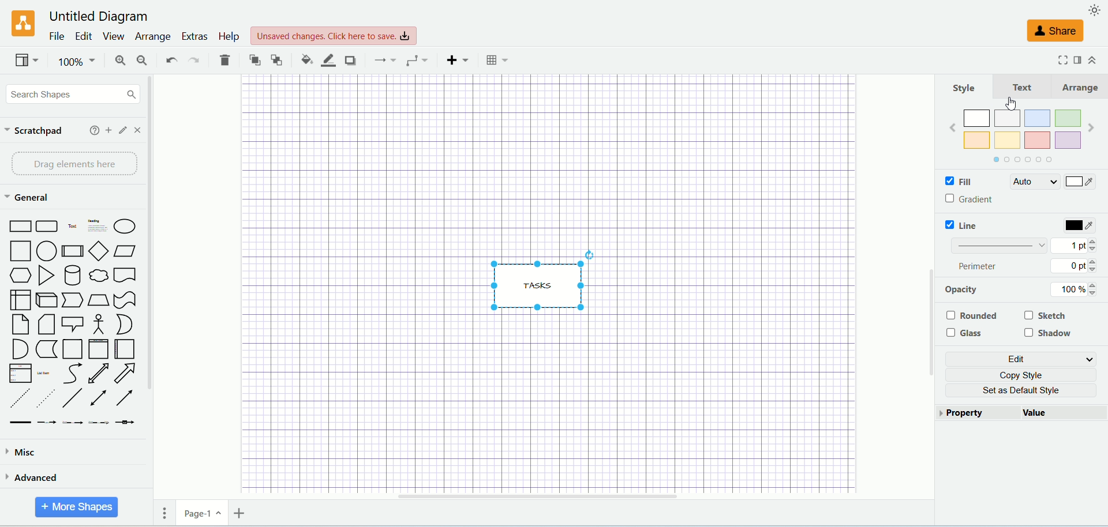 This screenshot has width=1108, height=527. What do you see at coordinates (20, 299) in the screenshot?
I see `Internal Storage` at bounding box center [20, 299].